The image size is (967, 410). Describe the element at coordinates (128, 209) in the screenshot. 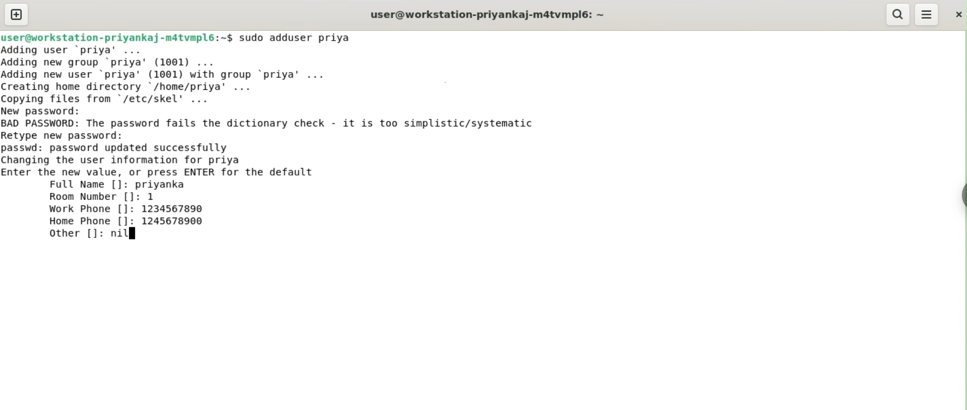

I see `Work Phone []: 1234567890` at that location.